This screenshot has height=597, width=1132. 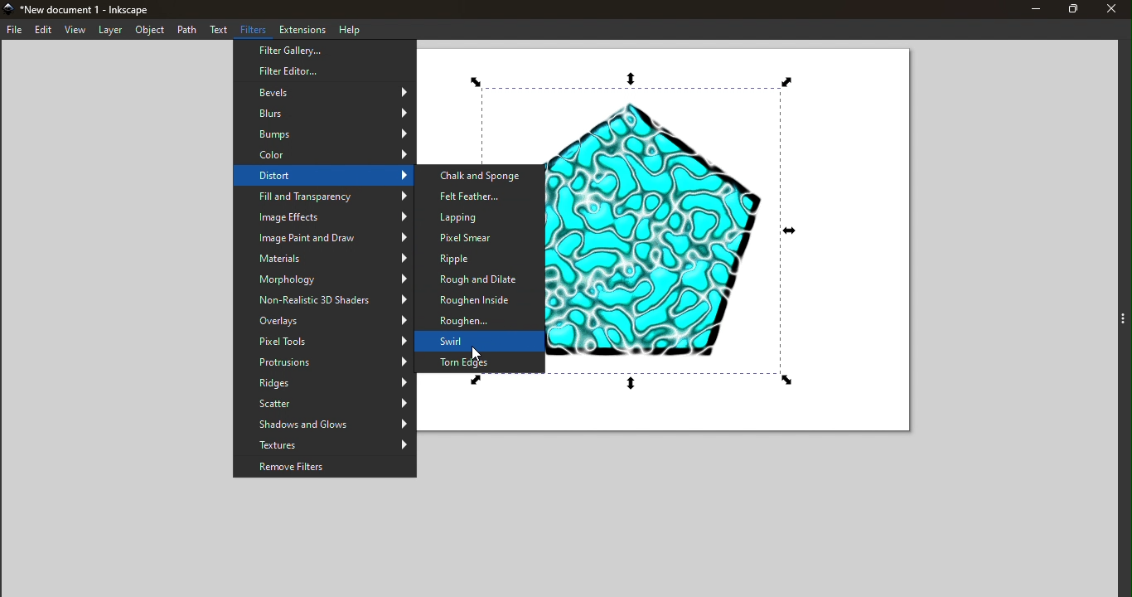 What do you see at coordinates (481, 362) in the screenshot?
I see `Torn Edges` at bounding box center [481, 362].